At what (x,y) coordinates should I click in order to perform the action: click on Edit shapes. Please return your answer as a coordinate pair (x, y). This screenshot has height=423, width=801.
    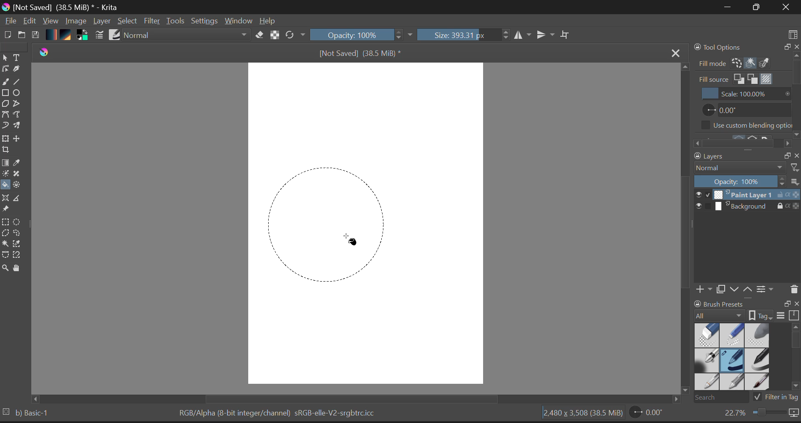
    Looking at the image, I should click on (5, 70).